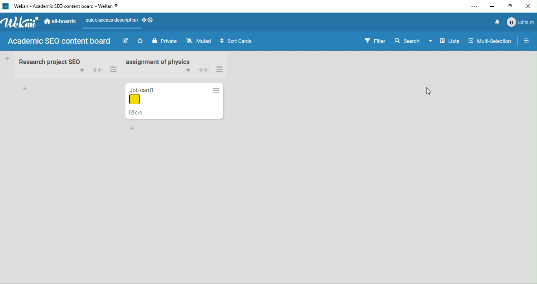 This screenshot has height=284, width=537. I want to click on minimize, so click(490, 7).